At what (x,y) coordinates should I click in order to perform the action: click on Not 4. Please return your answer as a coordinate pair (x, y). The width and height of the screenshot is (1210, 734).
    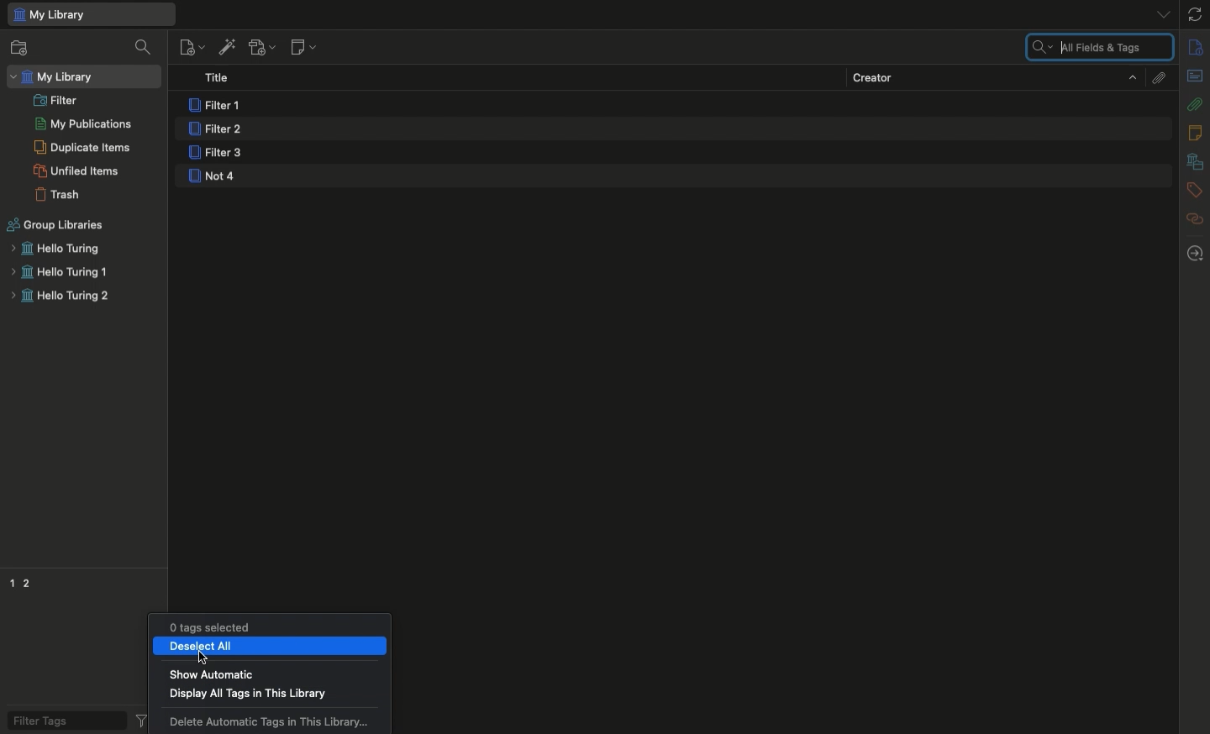
    Looking at the image, I should click on (214, 177).